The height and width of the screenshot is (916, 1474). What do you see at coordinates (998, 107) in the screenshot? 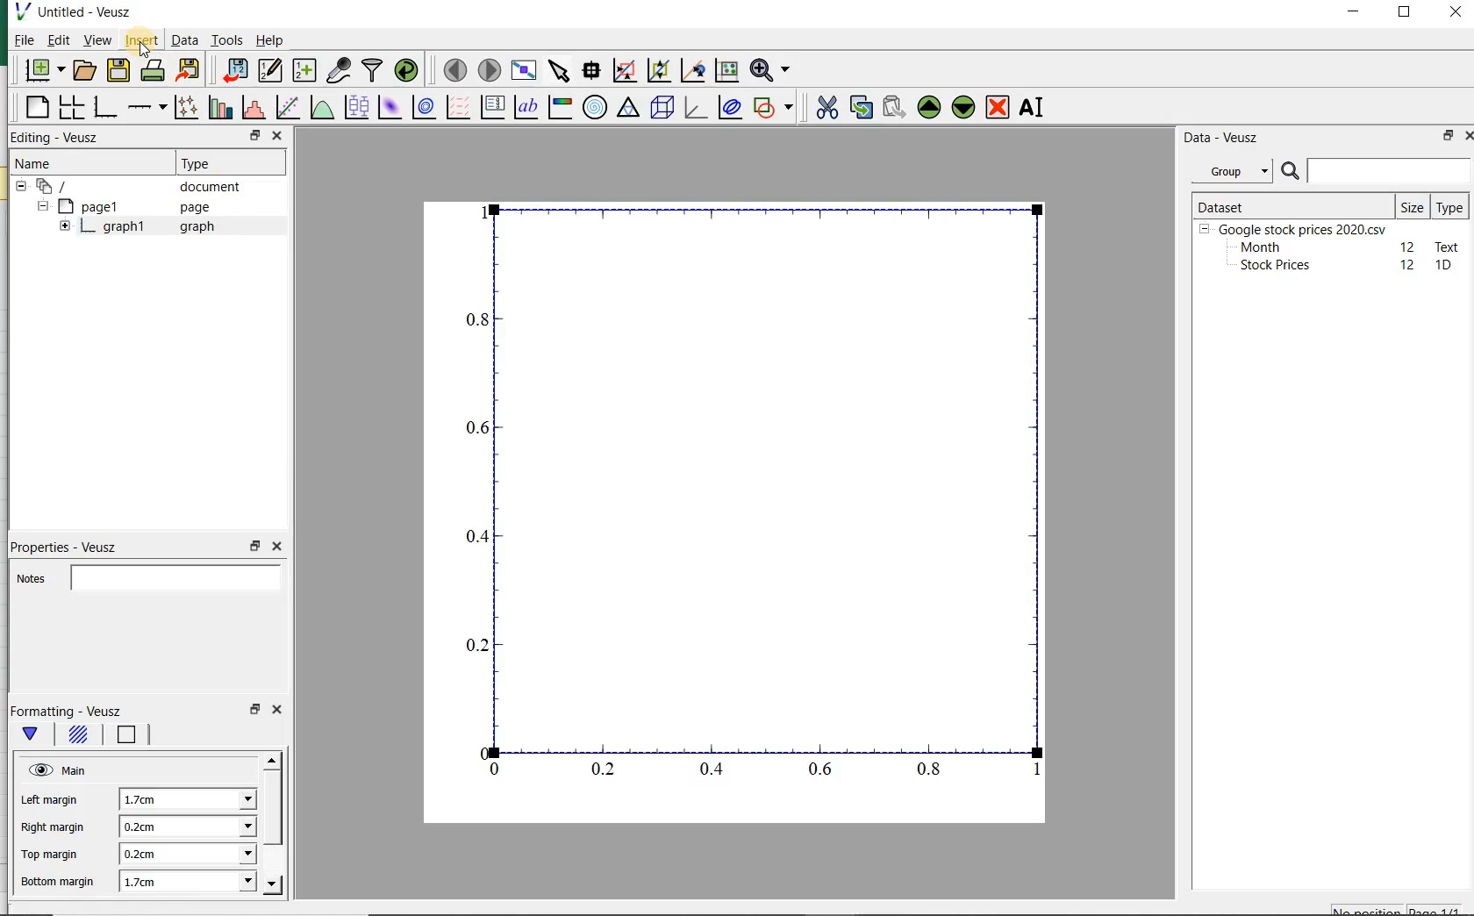
I see `remove the selected widget` at bounding box center [998, 107].